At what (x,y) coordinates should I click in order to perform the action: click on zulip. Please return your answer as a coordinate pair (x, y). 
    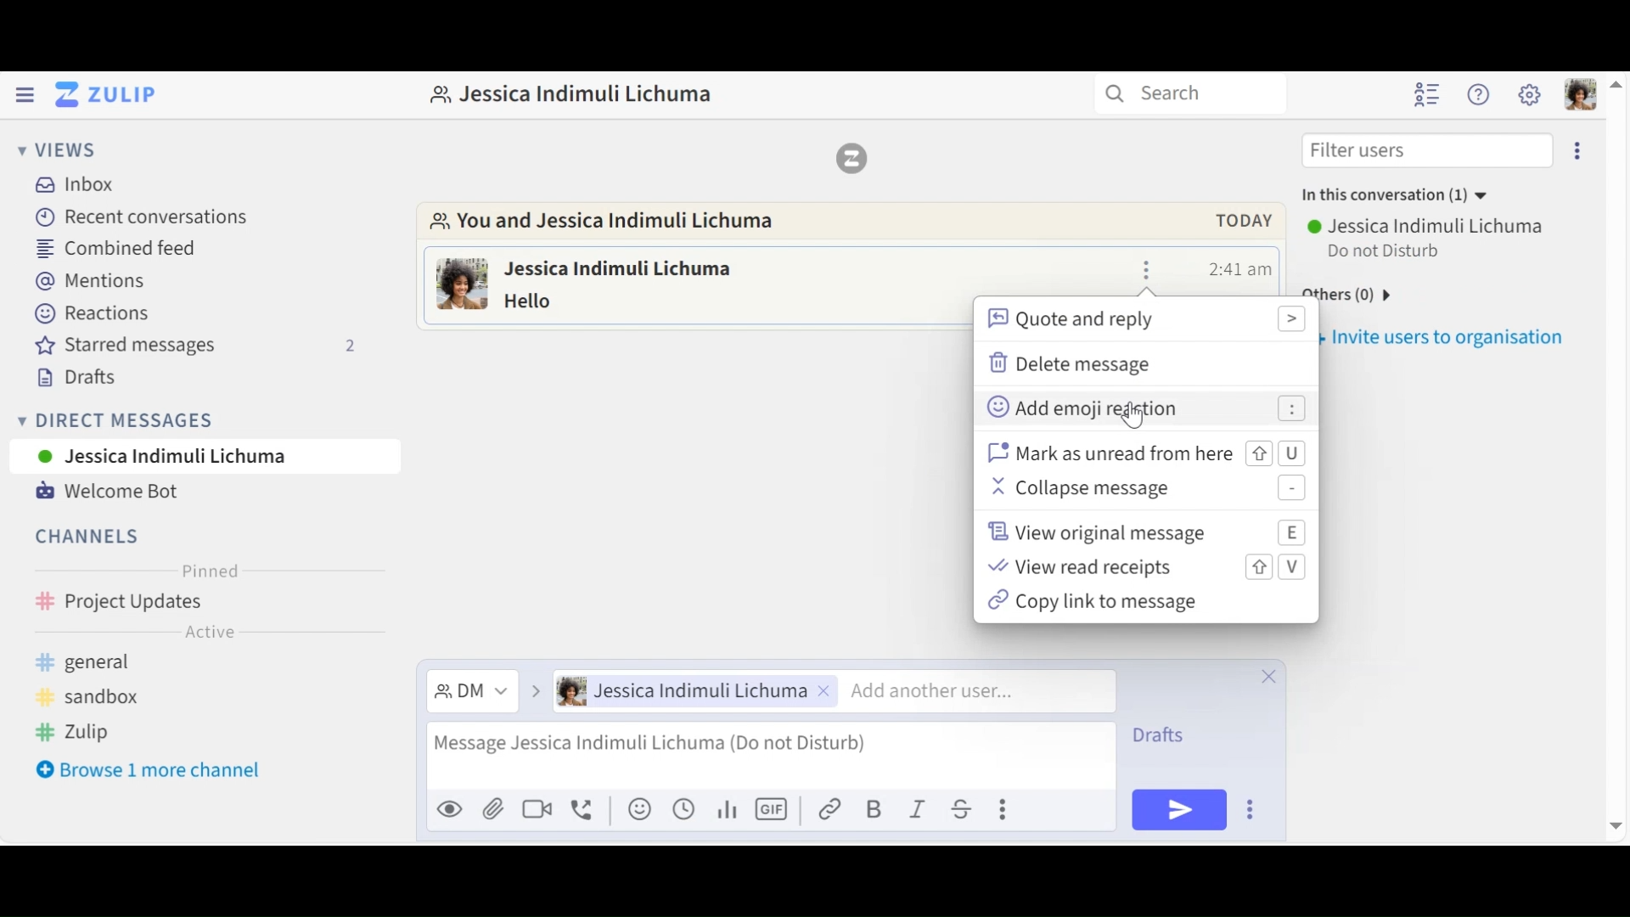
    Looking at the image, I should click on (82, 734).